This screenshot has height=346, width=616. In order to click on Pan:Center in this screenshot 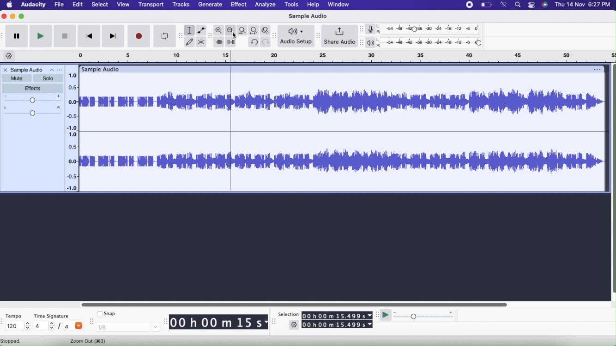, I will do `click(33, 112)`.